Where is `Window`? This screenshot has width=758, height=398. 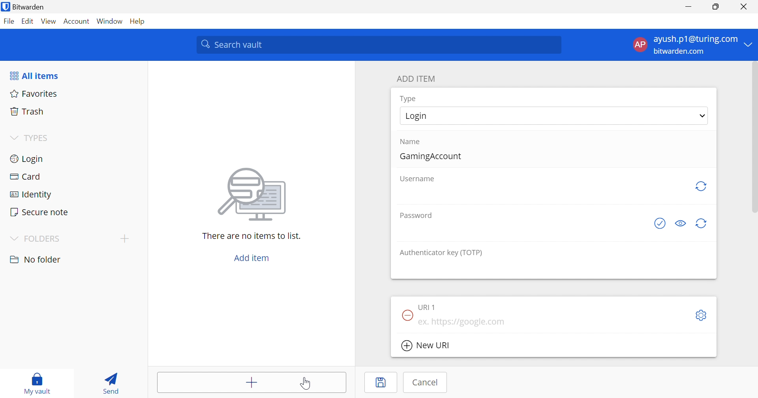
Window is located at coordinates (109, 22).